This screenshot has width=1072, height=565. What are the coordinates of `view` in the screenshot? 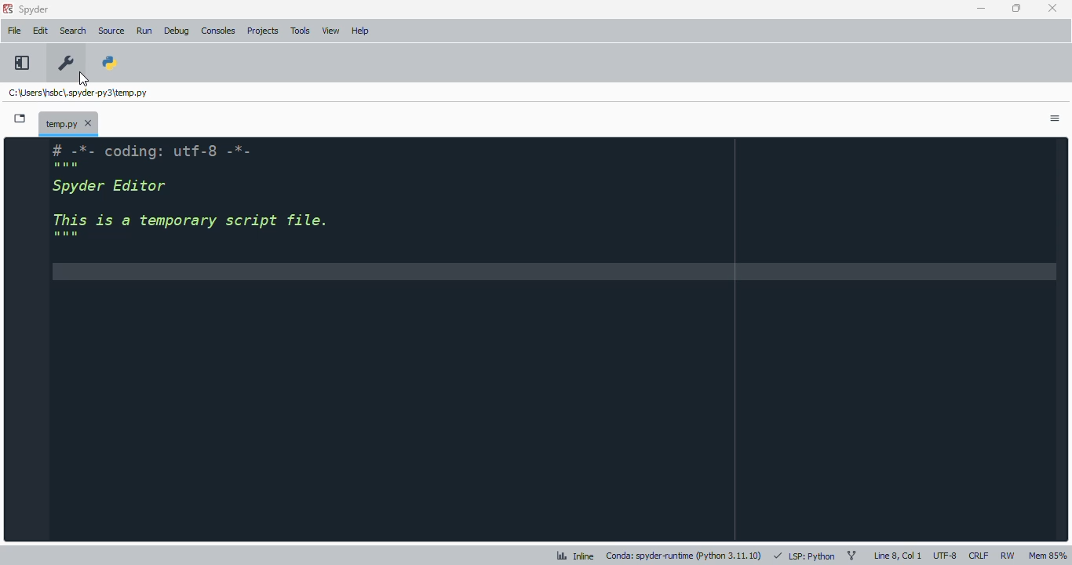 It's located at (330, 31).